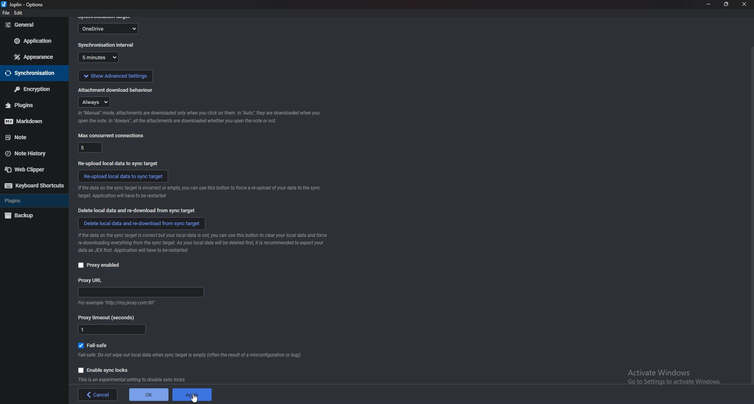 Image resolution: width=754 pixels, height=404 pixels. Describe the element at coordinates (117, 162) in the screenshot. I see `reupload ` at that location.